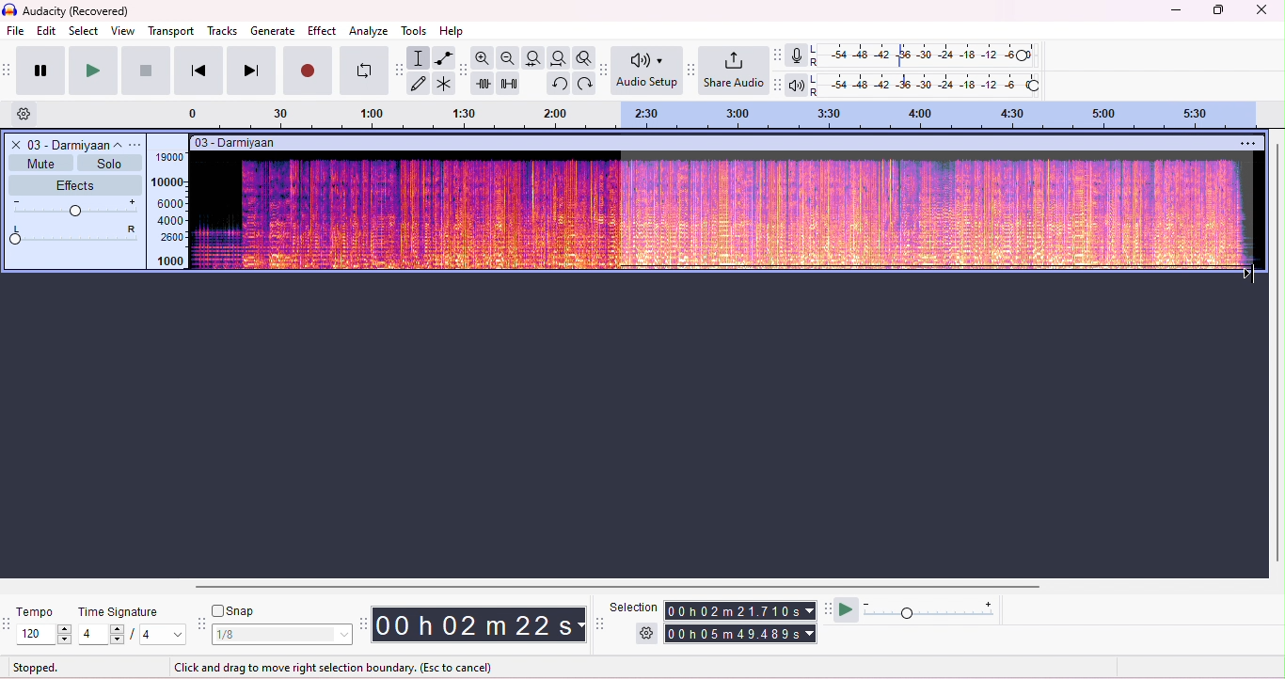  What do you see at coordinates (85, 30) in the screenshot?
I see `select` at bounding box center [85, 30].